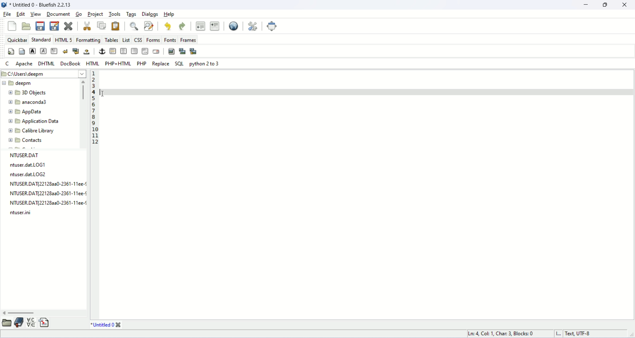 This screenshot has height=338, width=635. I want to click on line number, so click(94, 107).